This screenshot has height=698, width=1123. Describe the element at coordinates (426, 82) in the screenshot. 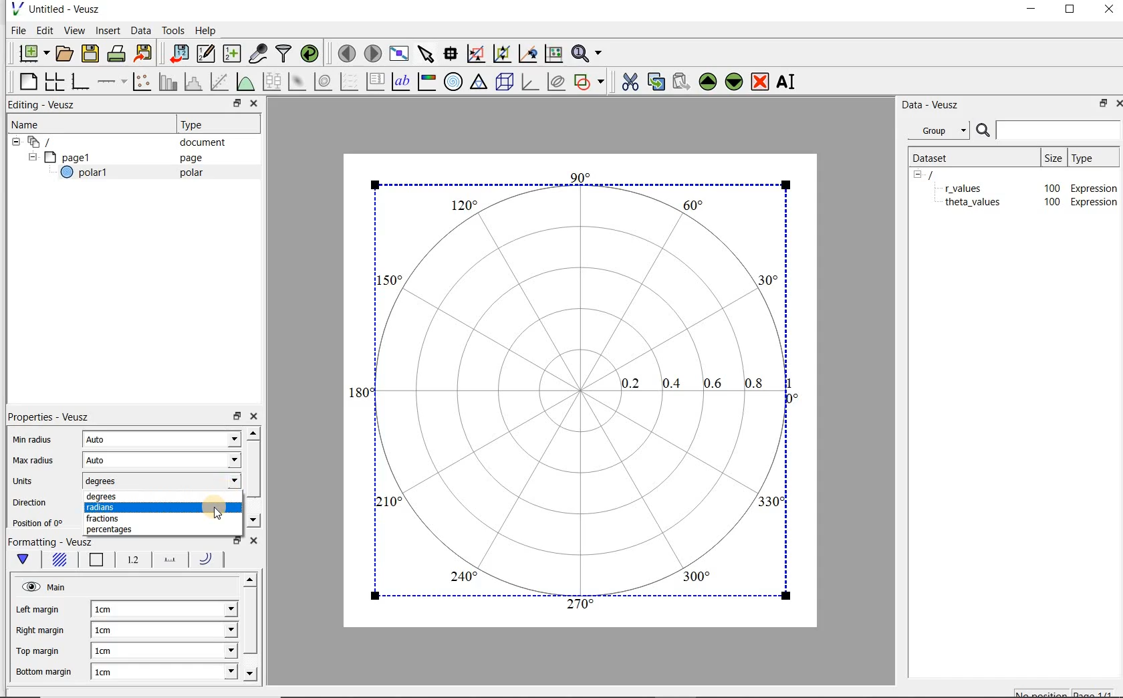

I see `image color bar` at that location.